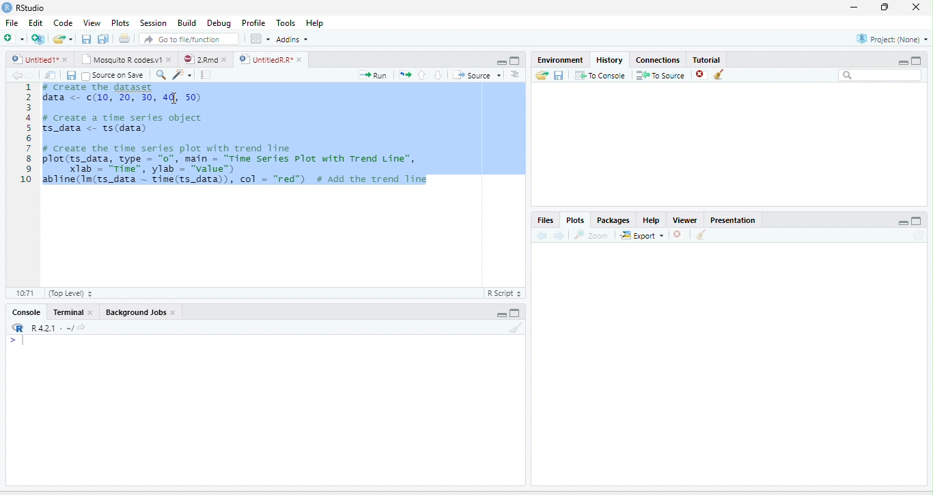  I want to click on Help, so click(314, 22).